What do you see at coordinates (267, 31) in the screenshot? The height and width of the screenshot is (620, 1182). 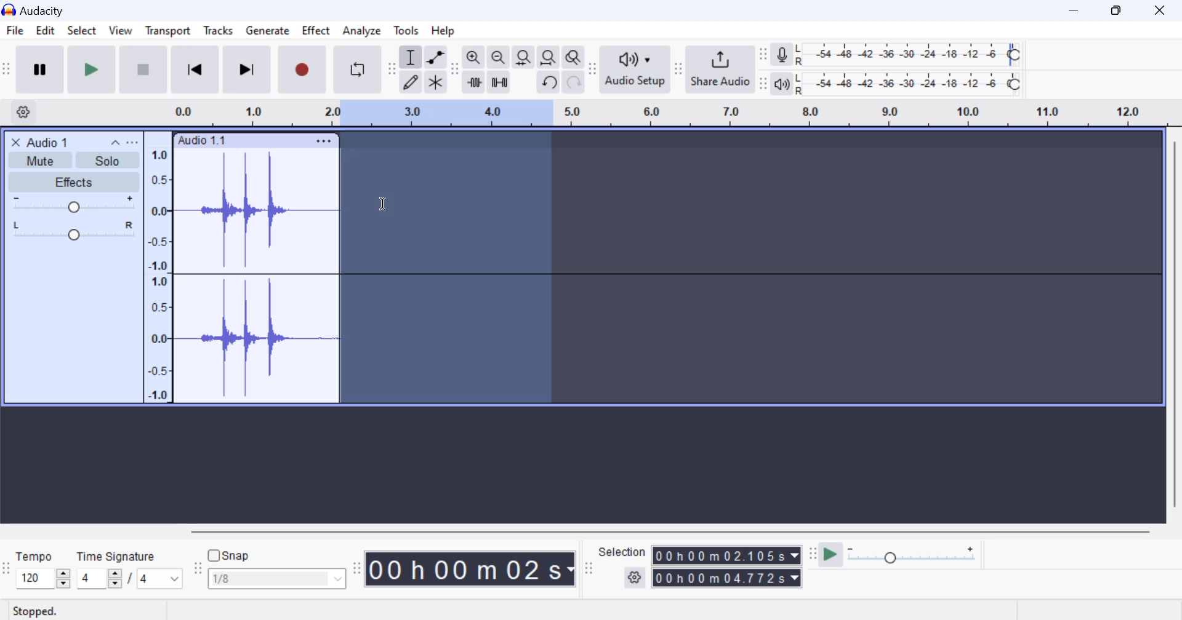 I see `Generate` at bounding box center [267, 31].